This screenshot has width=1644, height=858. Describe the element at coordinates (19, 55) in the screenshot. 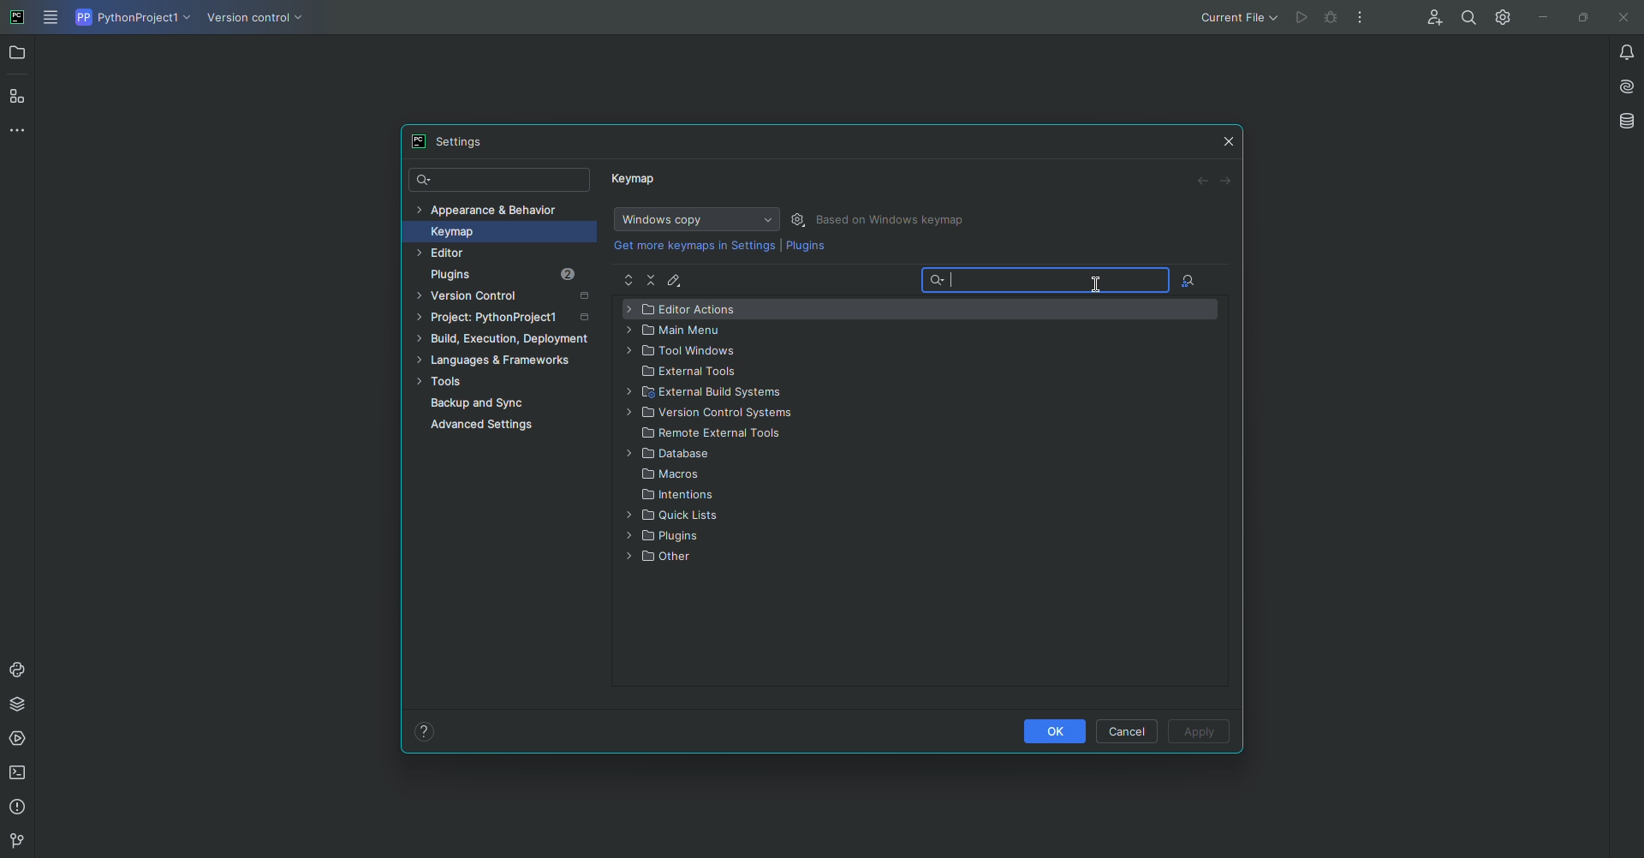

I see `Project` at that location.